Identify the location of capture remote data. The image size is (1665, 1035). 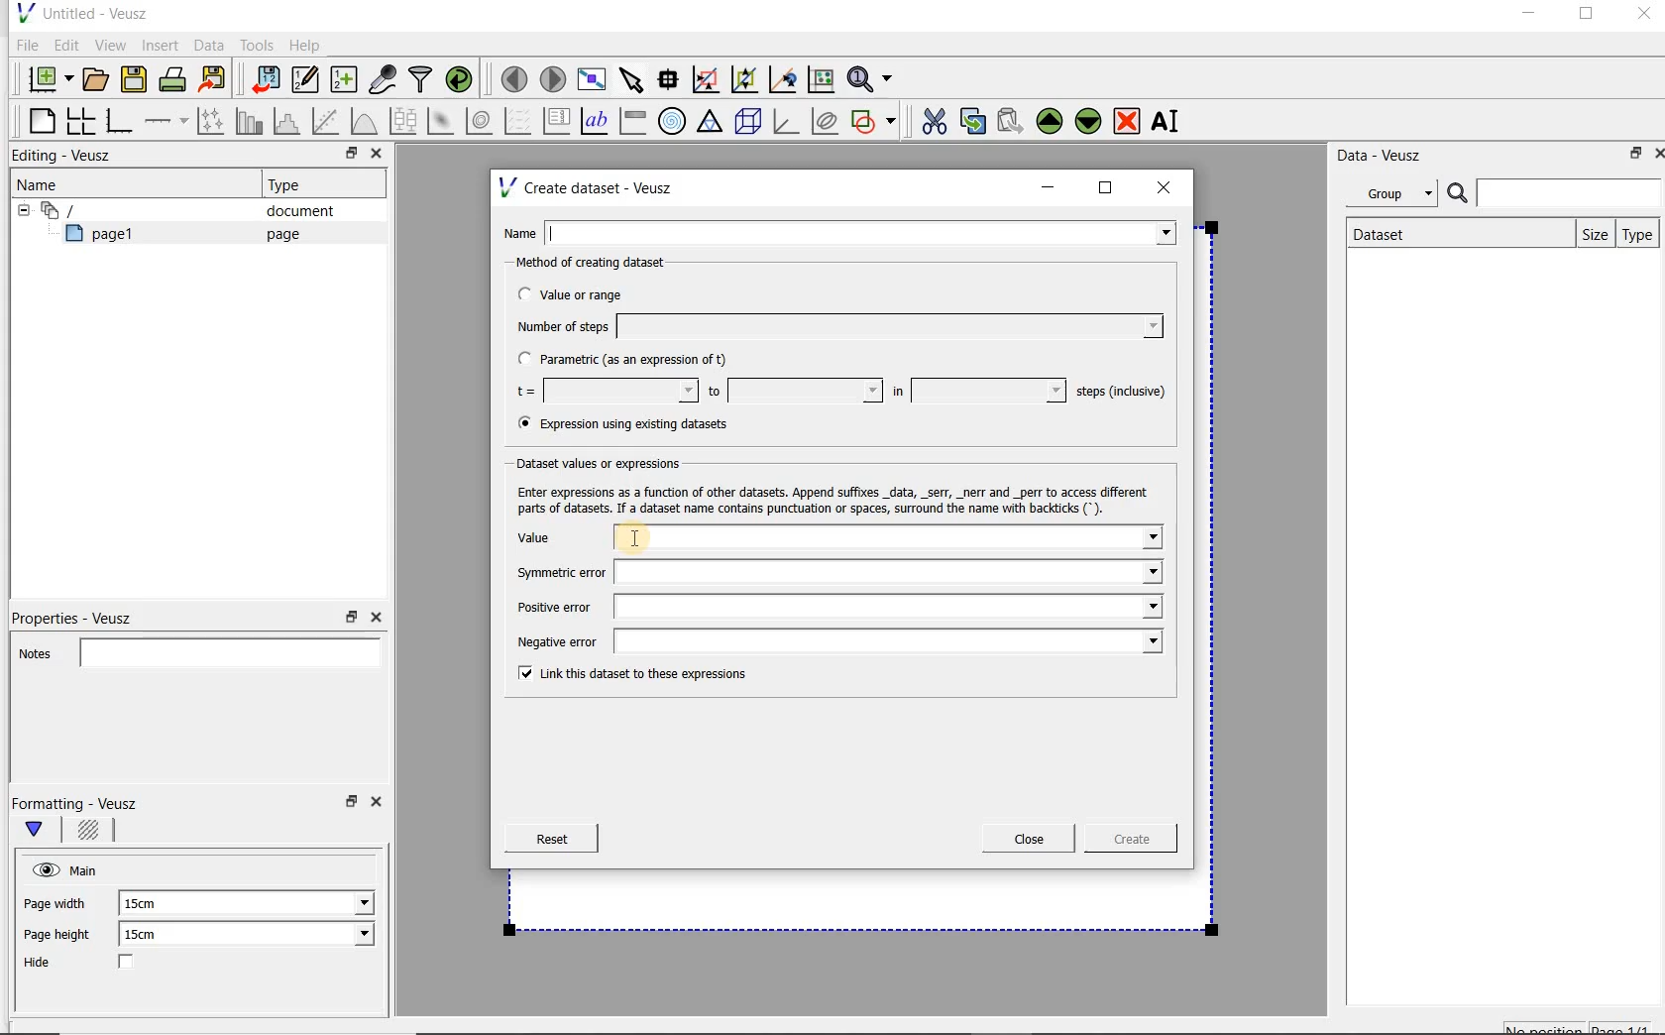
(384, 82).